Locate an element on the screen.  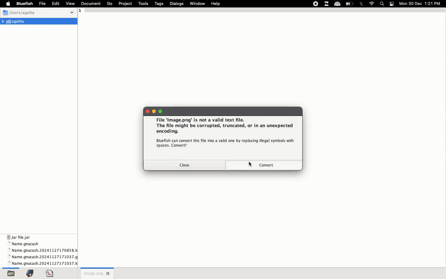
name is located at coordinates (43, 263).